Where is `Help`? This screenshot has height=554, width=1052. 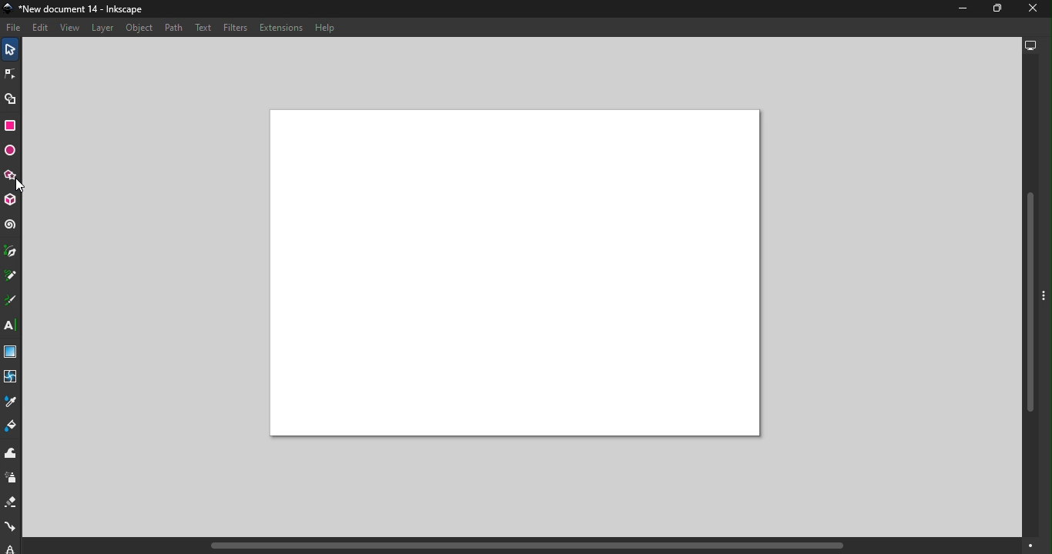
Help is located at coordinates (330, 26).